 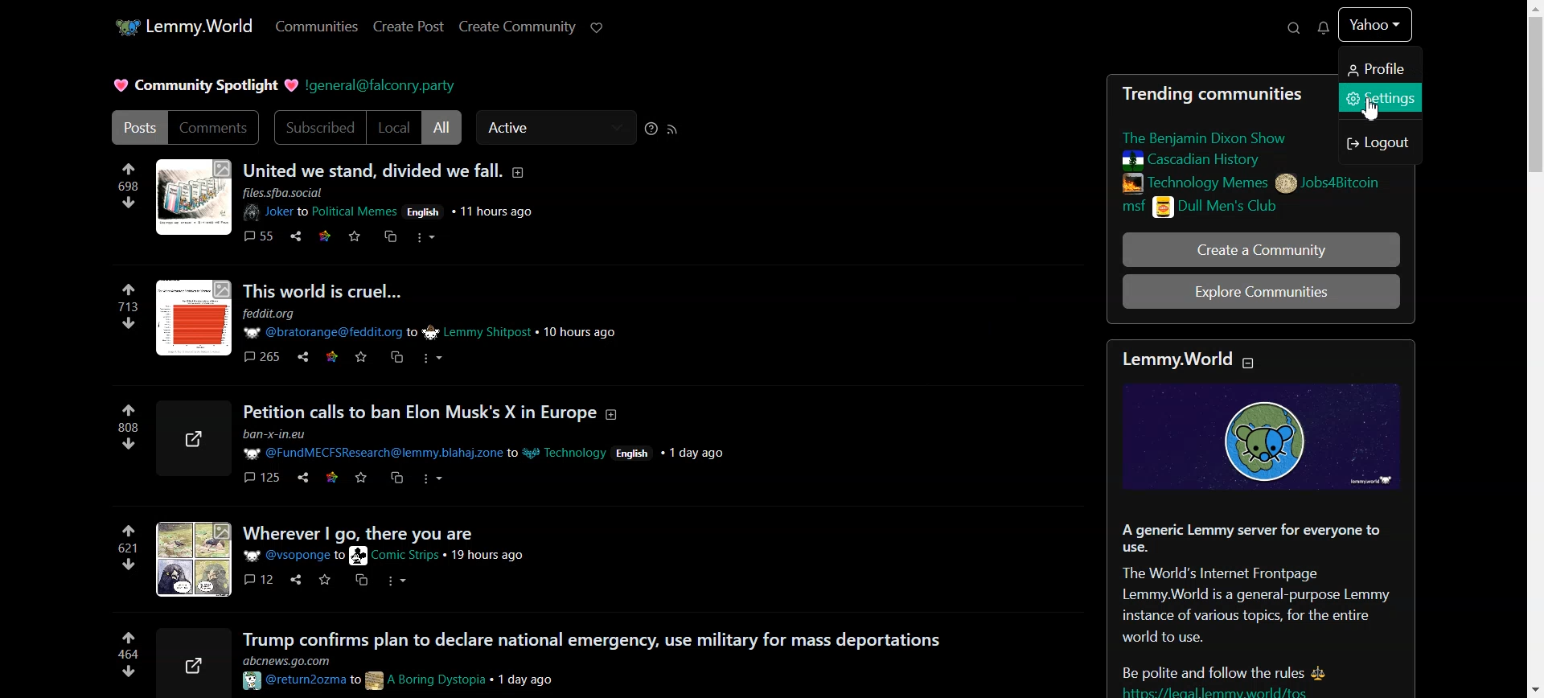 What do you see at coordinates (1259, 249) in the screenshot?
I see `Create A community` at bounding box center [1259, 249].